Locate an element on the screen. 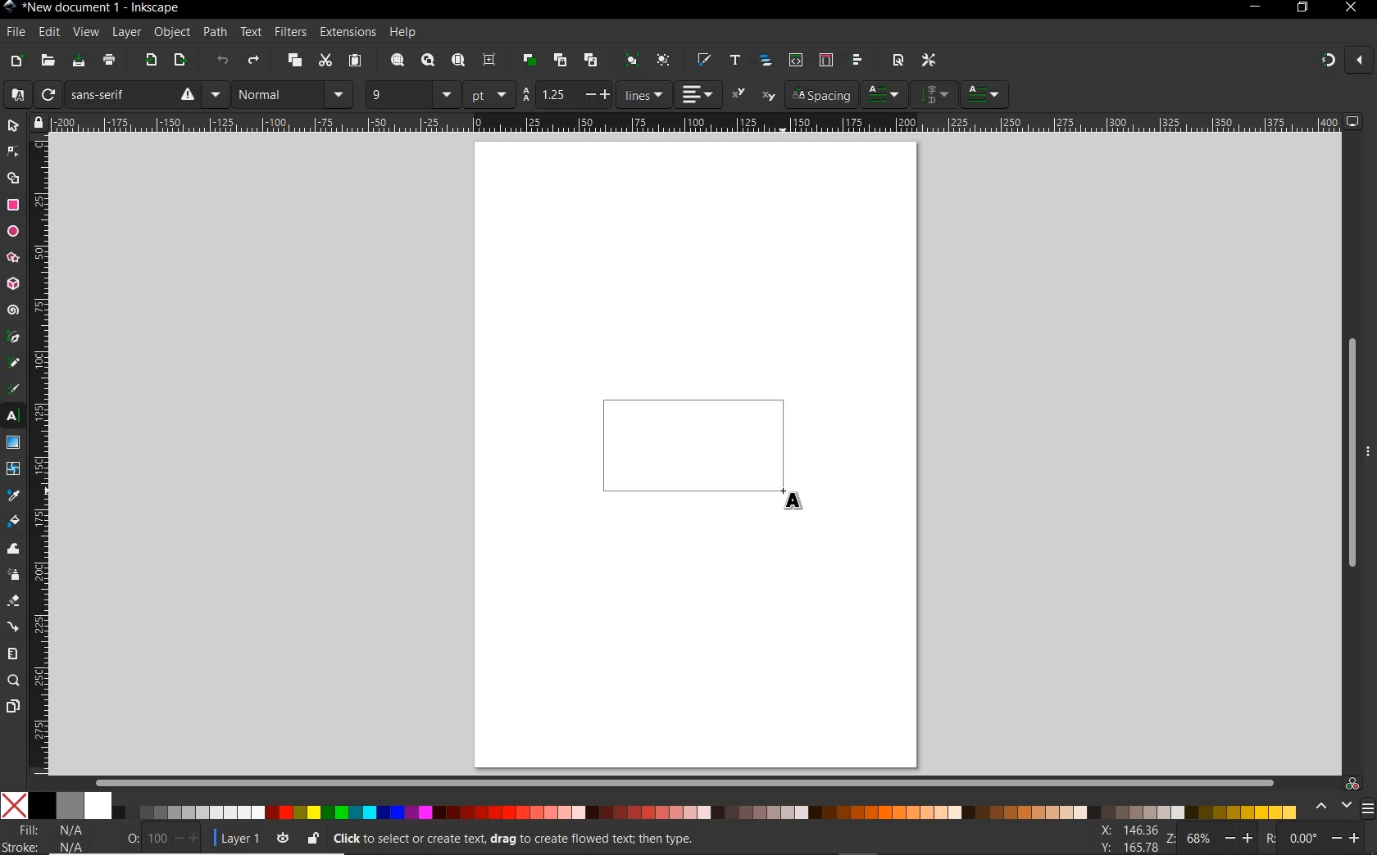 Image resolution: width=1377 pixels, height=855 pixels. paste is located at coordinates (355, 61).